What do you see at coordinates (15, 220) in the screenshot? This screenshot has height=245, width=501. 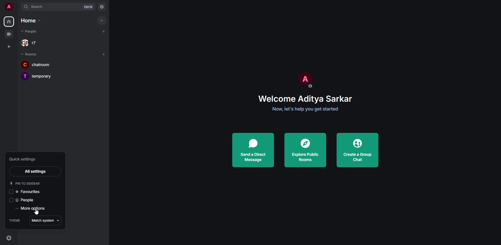 I see `theme` at bounding box center [15, 220].